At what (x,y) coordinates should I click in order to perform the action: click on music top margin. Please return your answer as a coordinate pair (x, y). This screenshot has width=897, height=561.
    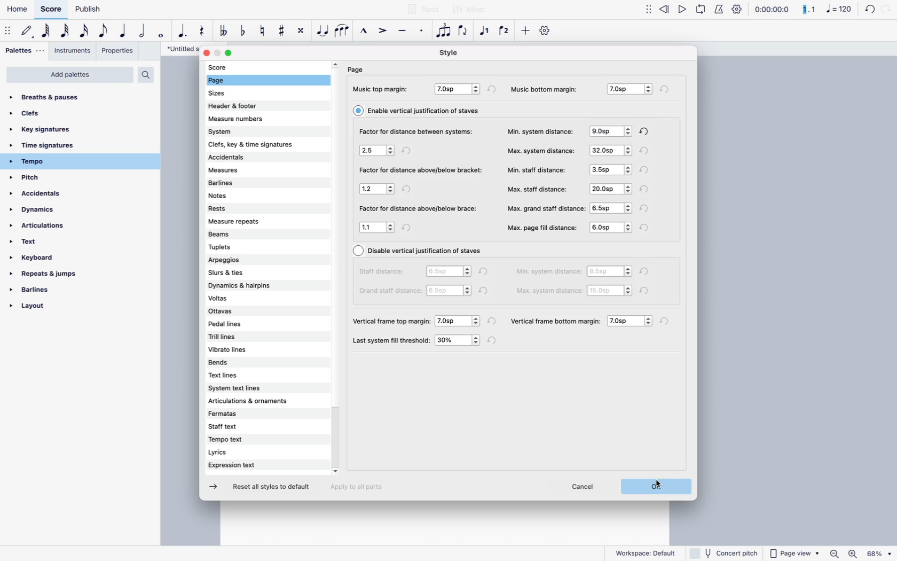
    Looking at the image, I should click on (382, 89).